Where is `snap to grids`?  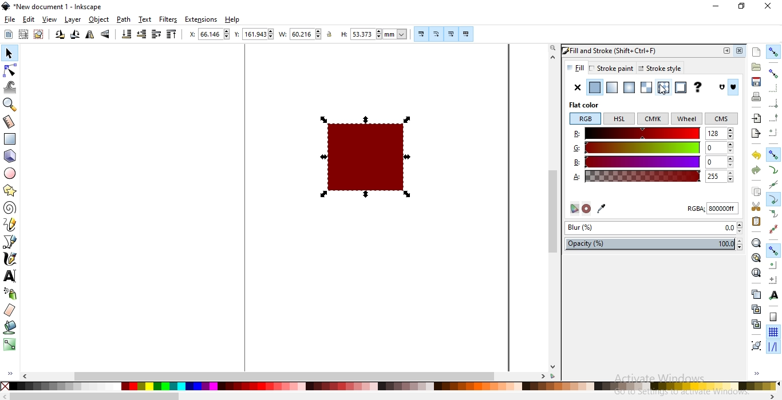 snap to grids is located at coordinates (773, 333).